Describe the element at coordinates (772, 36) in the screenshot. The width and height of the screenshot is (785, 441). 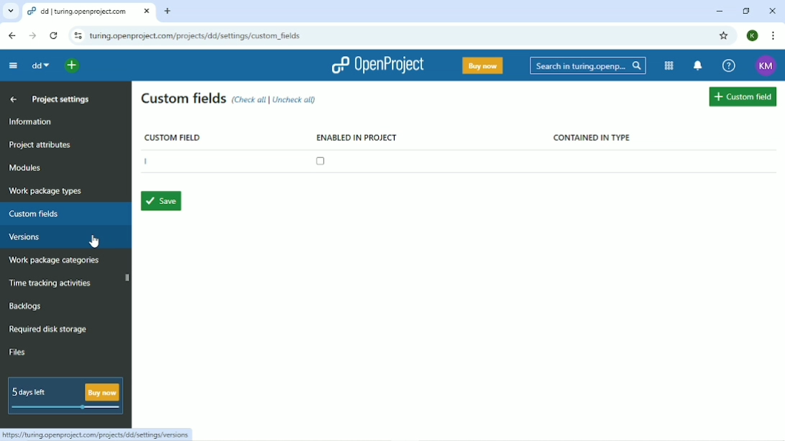
I see `Customize and control google chrome` at that location.